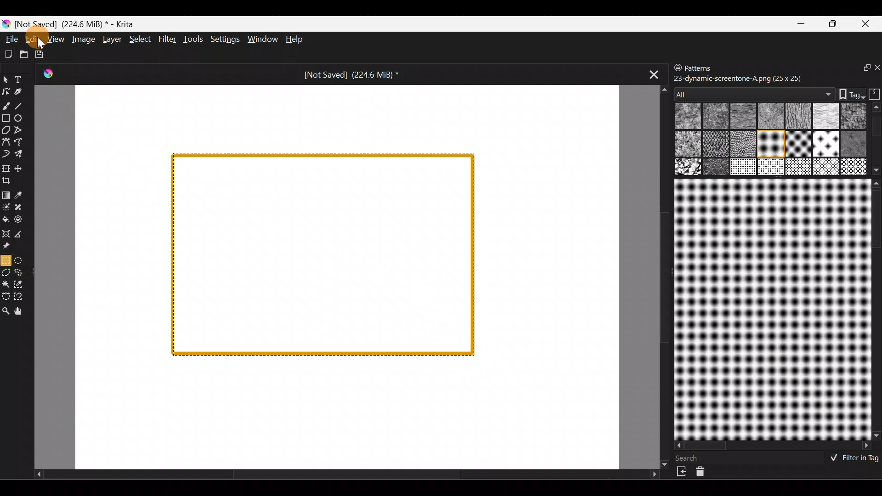 Image resolution: width=882 pixels, height=496 pixels. What do you see at coordinates (10, 183) in the screenshot?
I see `Crop an image` at bounding box center [10, 183].